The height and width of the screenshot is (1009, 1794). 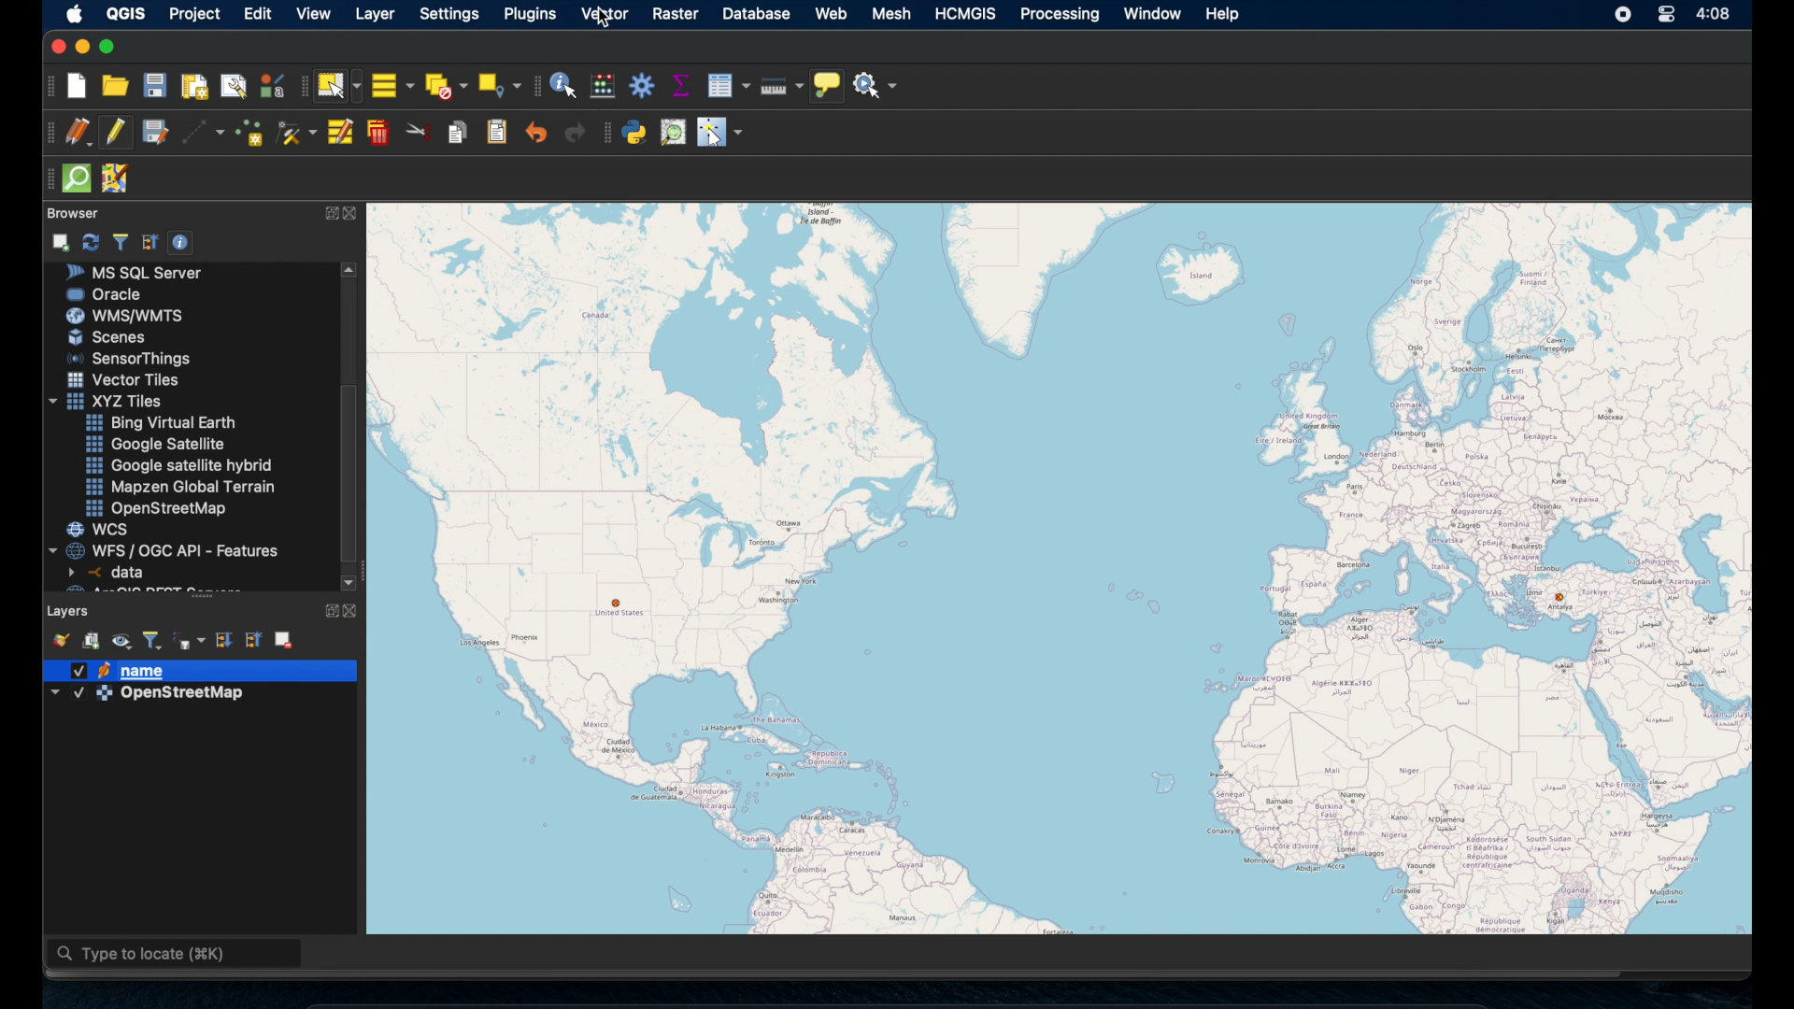 What do you see at coordinates (109, 401) in the screenshot?
I see `xyz tiles menu` at bounding box center [109, 401].